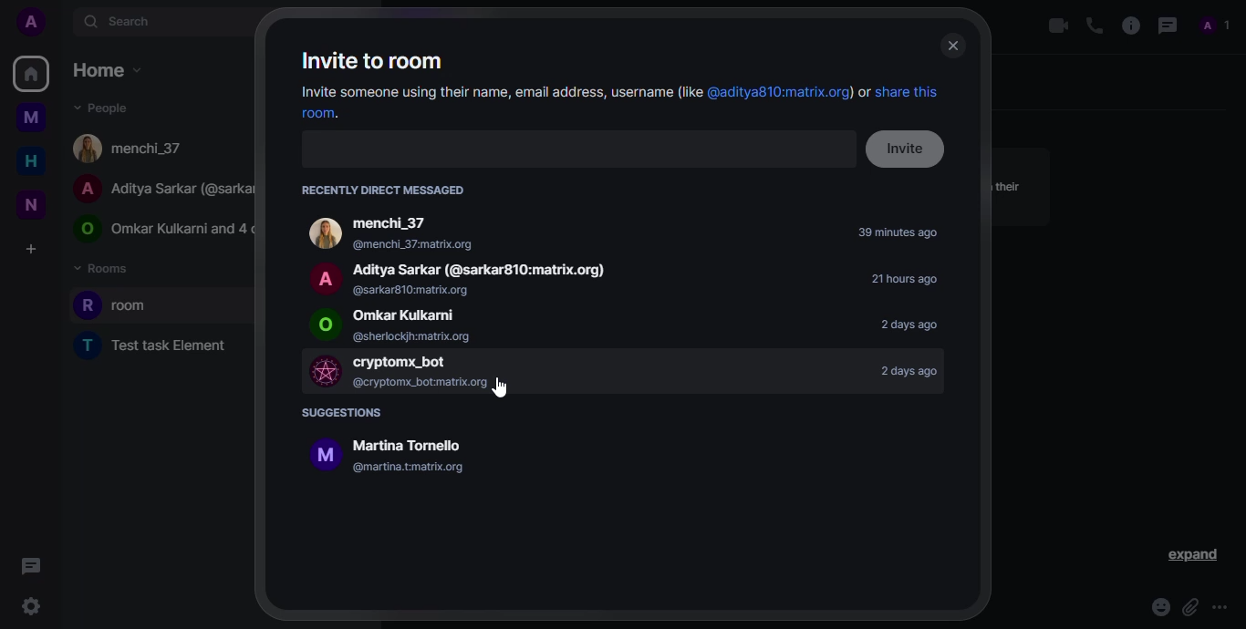 Image resolution: width=1246 pixels, height=629 pixels. What do you see at coordinates (909, 325) in the screenshot?
I see `2 days ago` at bounding box center [909, 325].